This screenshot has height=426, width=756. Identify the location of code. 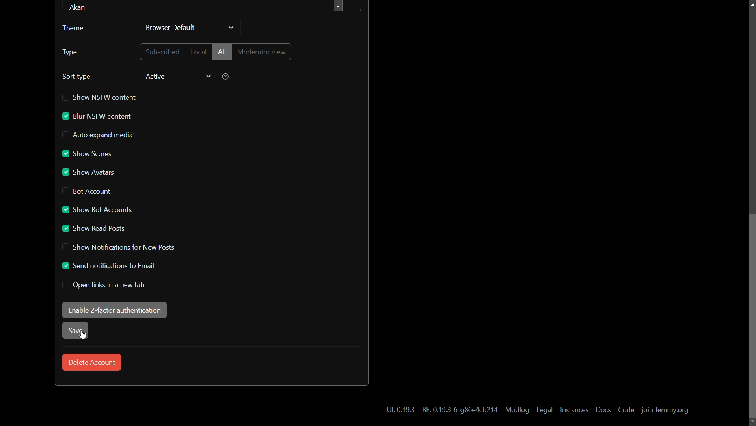
(627, 410).